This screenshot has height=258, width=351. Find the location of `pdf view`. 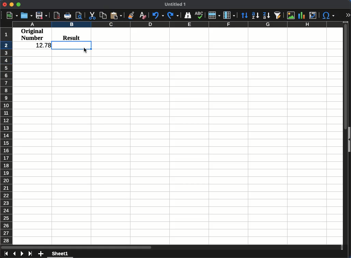

pdf view is located at coordinates (57, 15).